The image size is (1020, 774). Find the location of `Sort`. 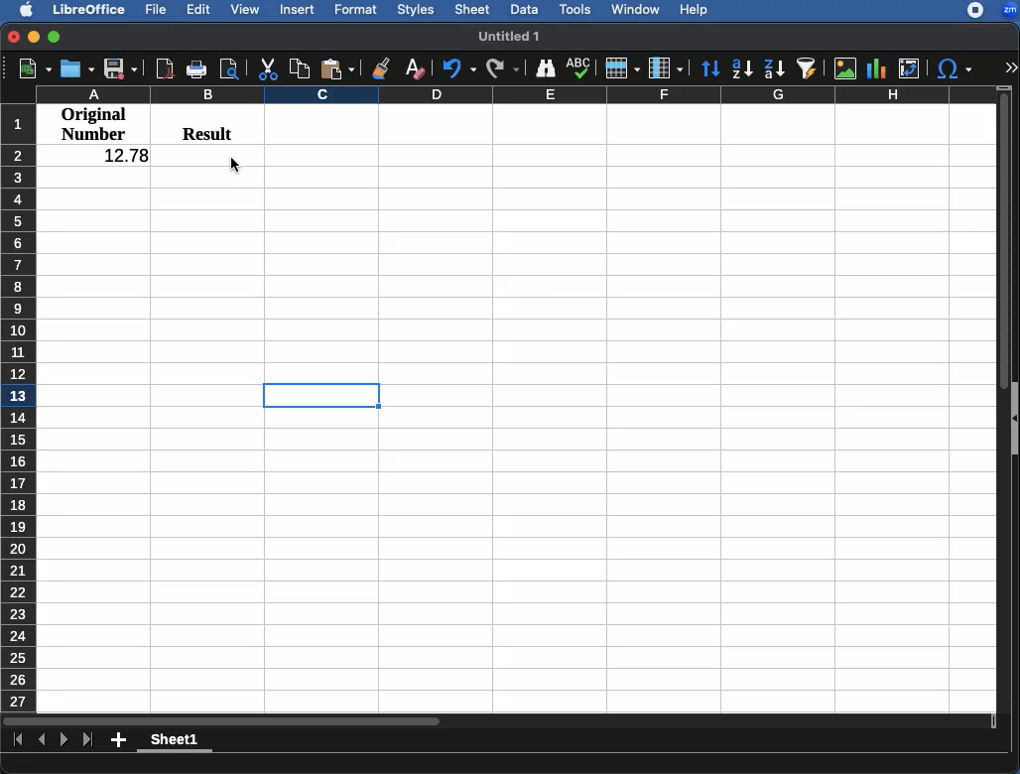

Sort is located at coordinates (708, 69).